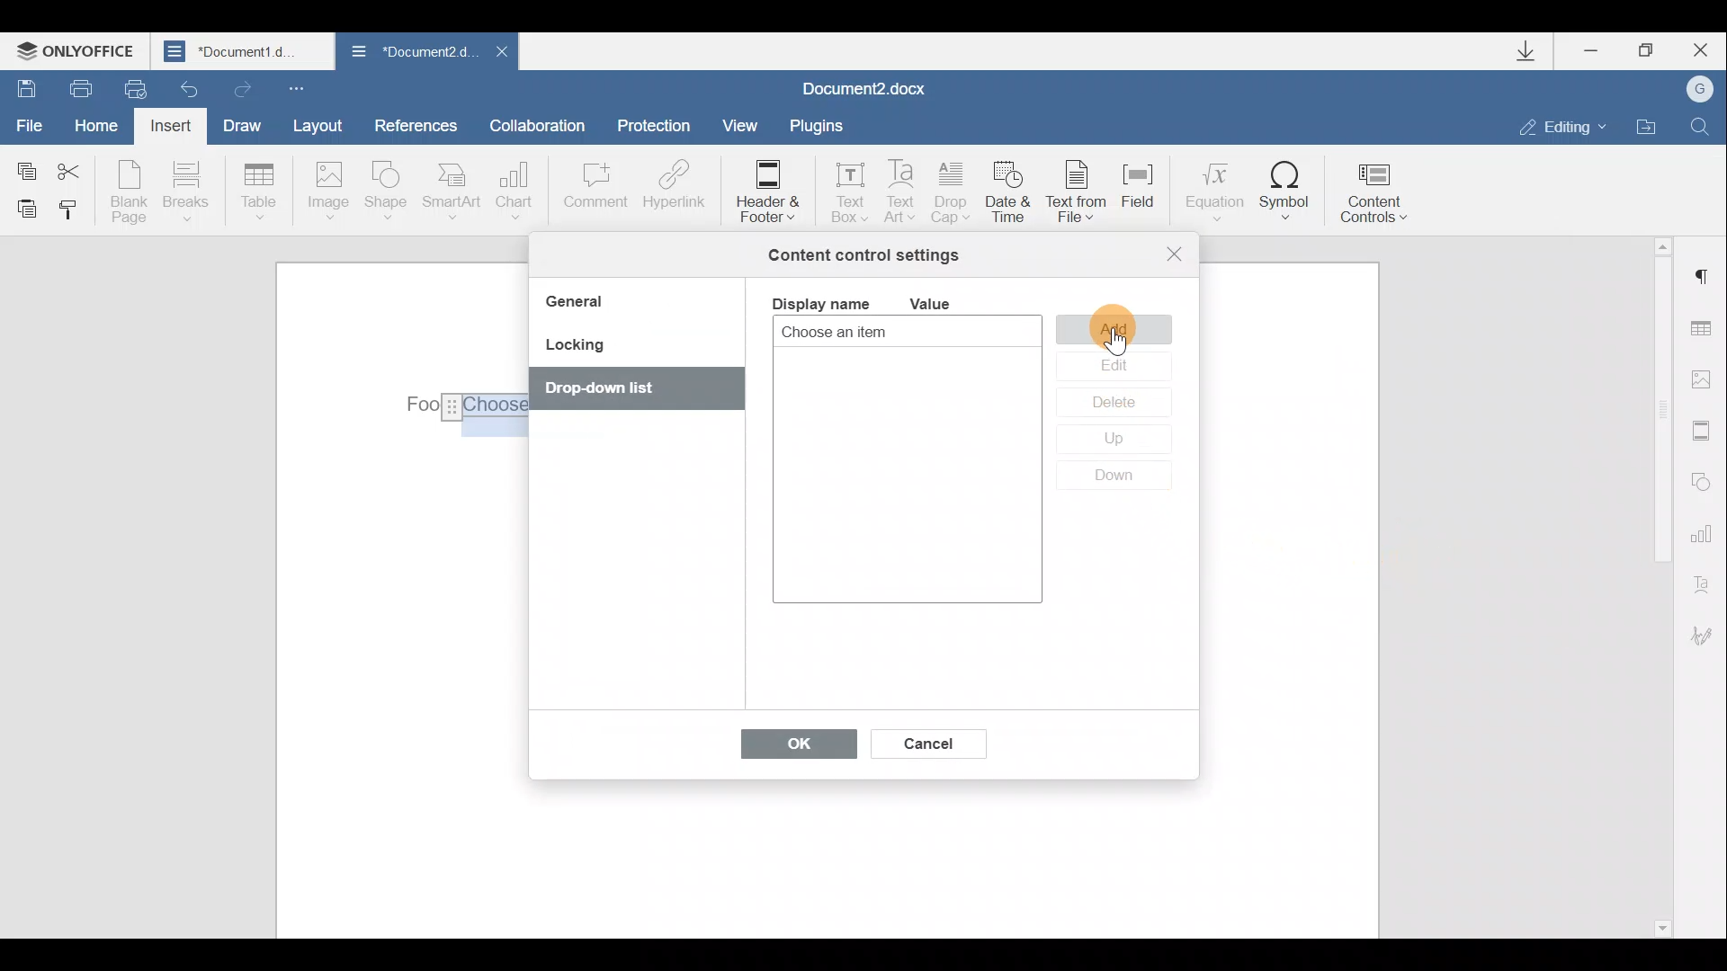 This screenshot has width=1727, height=971. I want to click on Maximize, so click(1647, 51).